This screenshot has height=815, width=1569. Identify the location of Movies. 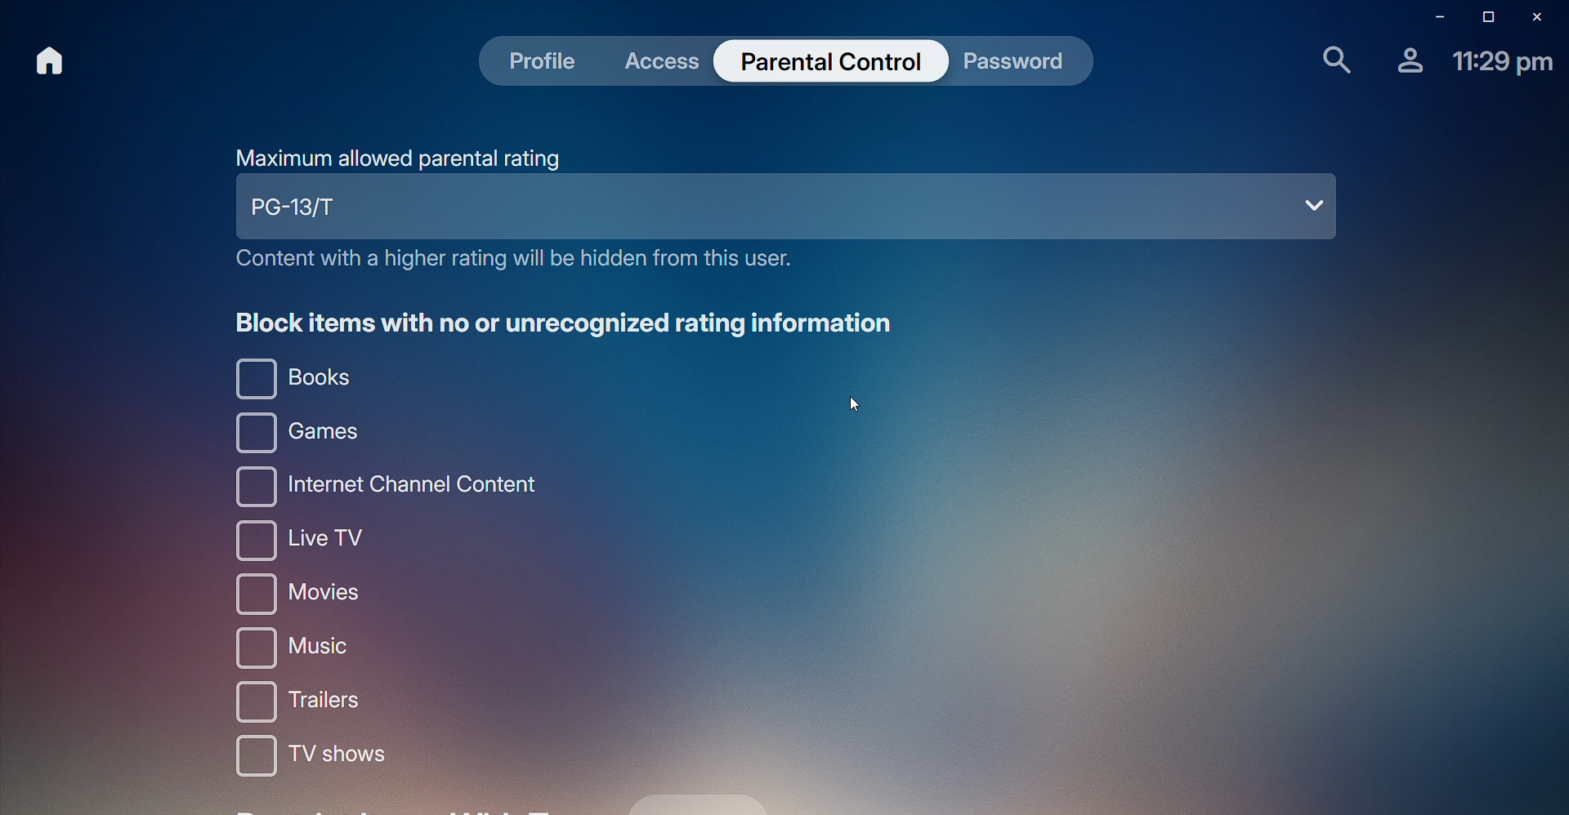
(306, 595).